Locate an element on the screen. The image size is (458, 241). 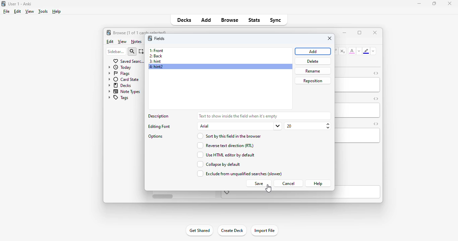
1: front is located at coordinates (157, 51).